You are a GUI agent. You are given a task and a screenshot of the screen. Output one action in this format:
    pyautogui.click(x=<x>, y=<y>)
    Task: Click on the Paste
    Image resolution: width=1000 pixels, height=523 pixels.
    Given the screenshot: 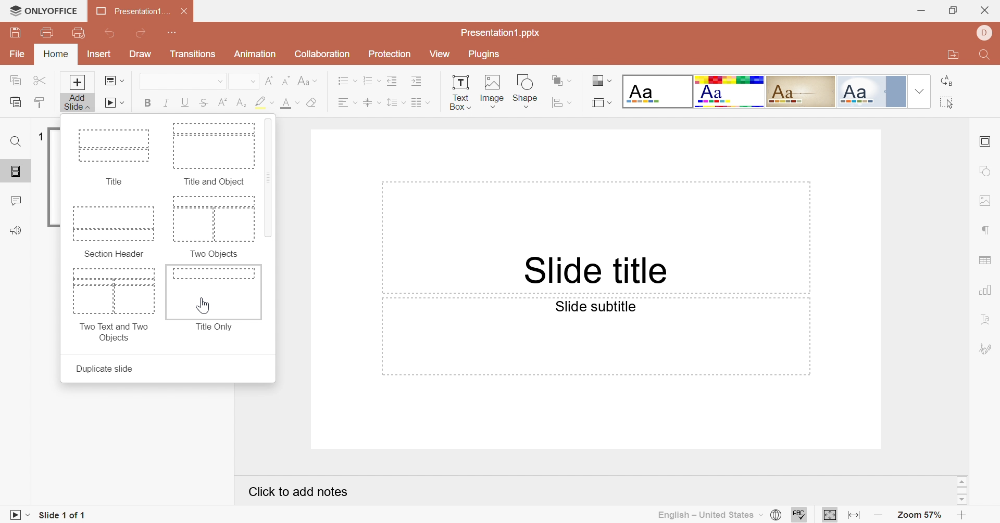 What is the action you would take?
    pyautogui.click(x=15, y=103)
    